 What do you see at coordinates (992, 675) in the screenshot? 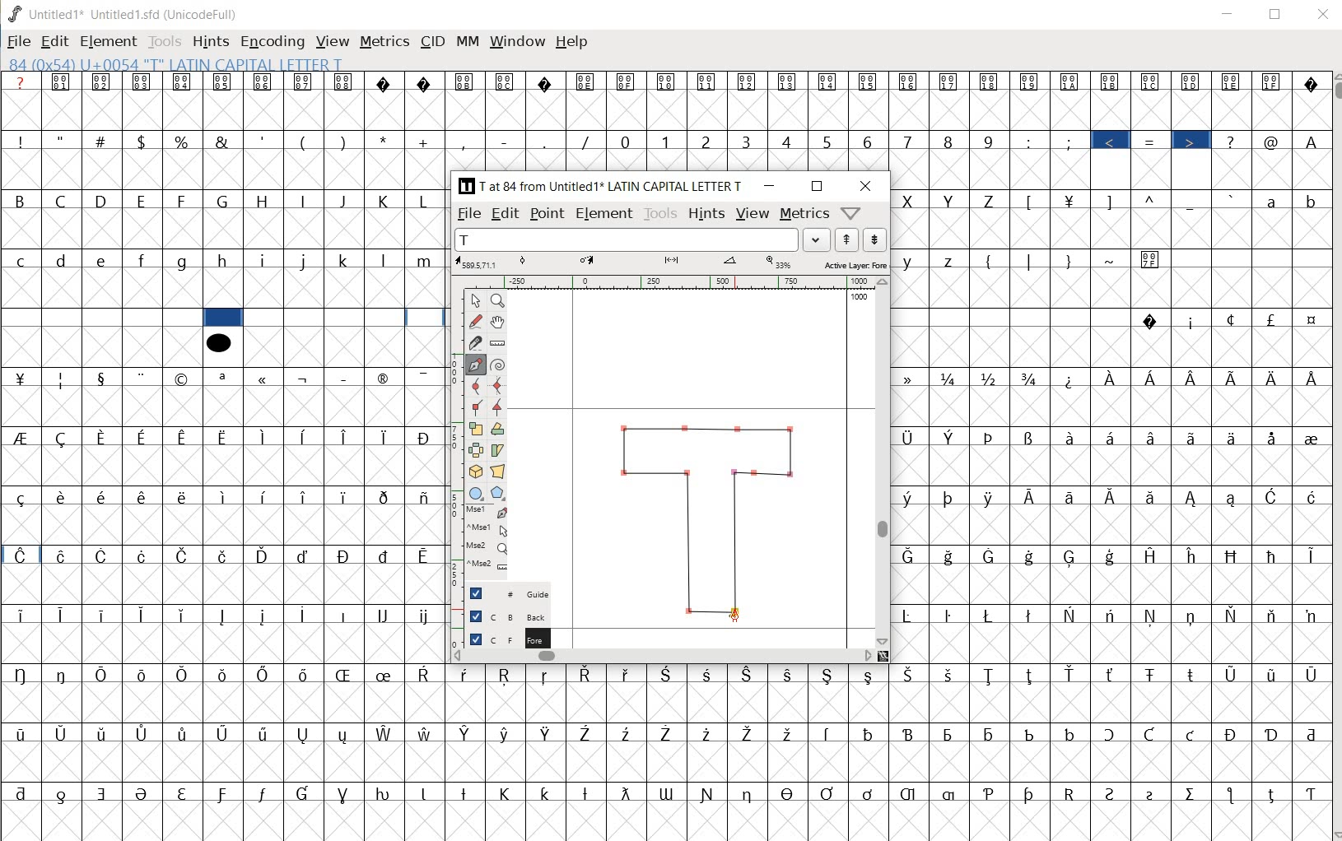
I see `Symbol` at bounding box center [992, 675].